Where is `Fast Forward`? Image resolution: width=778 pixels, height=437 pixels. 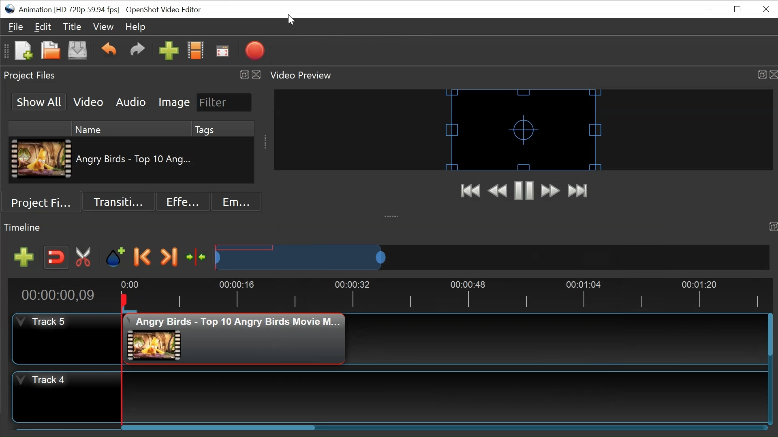
Fast Forward is located at coordinates (550, 192).